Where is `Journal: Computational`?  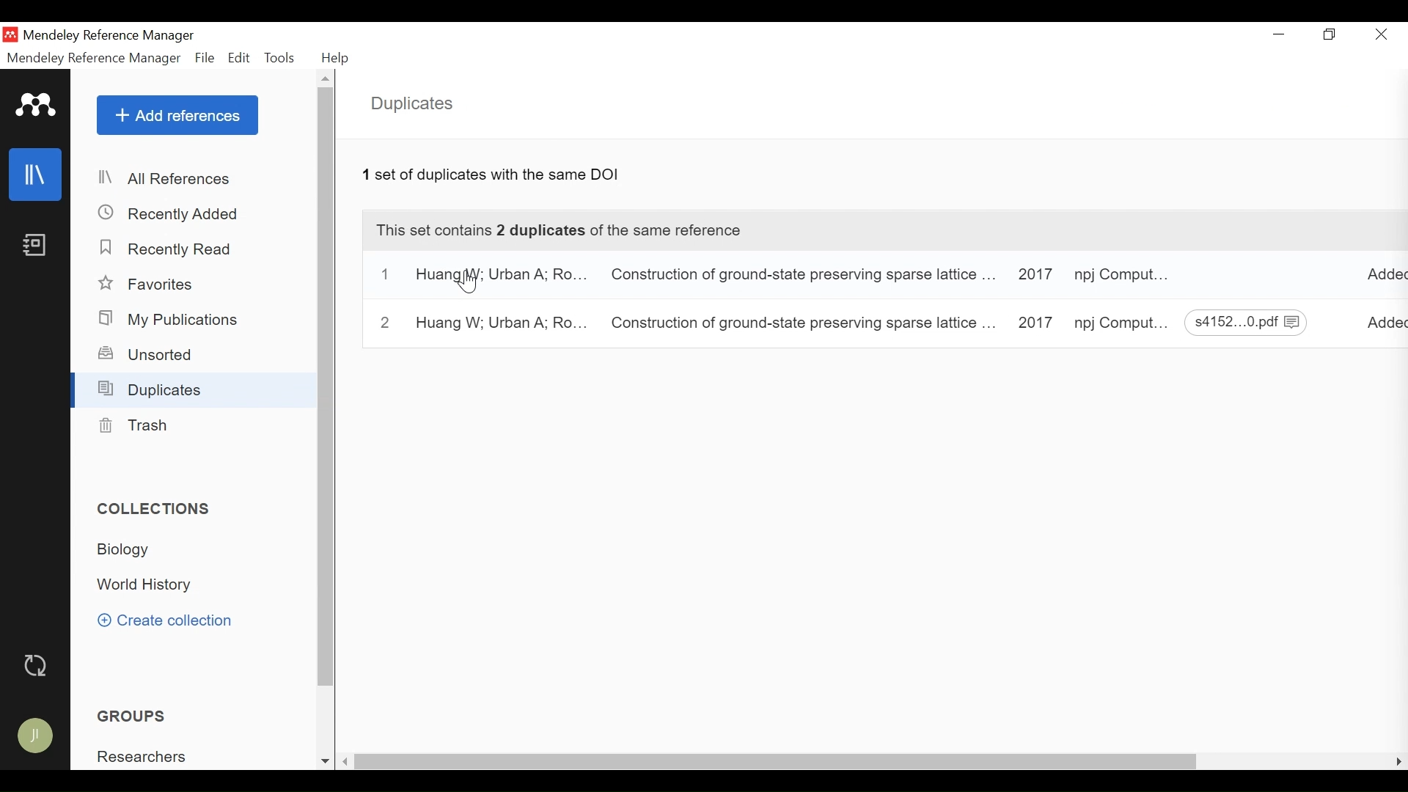 Journal: Computational is located at coordinates (1123, 277).